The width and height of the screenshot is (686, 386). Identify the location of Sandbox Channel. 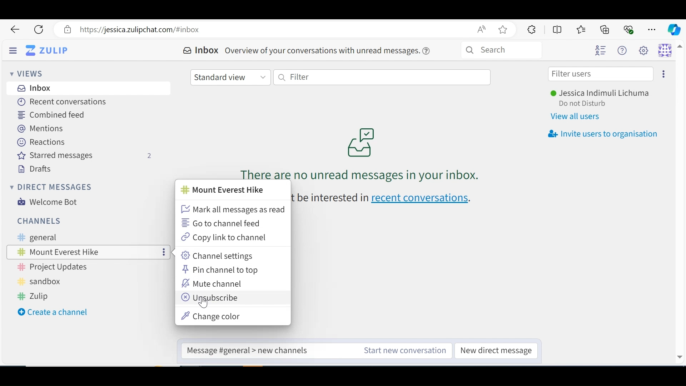
(46, 282).